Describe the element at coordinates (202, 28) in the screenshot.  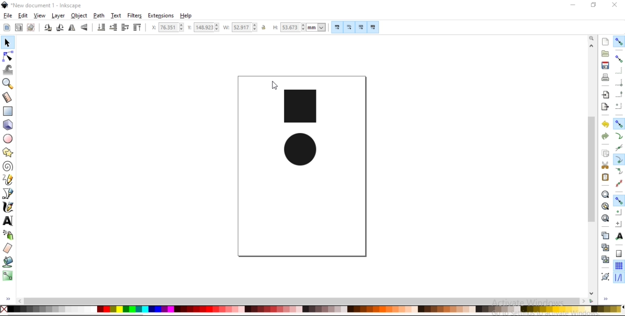
I see `vertical coordinate of selection` at that location.